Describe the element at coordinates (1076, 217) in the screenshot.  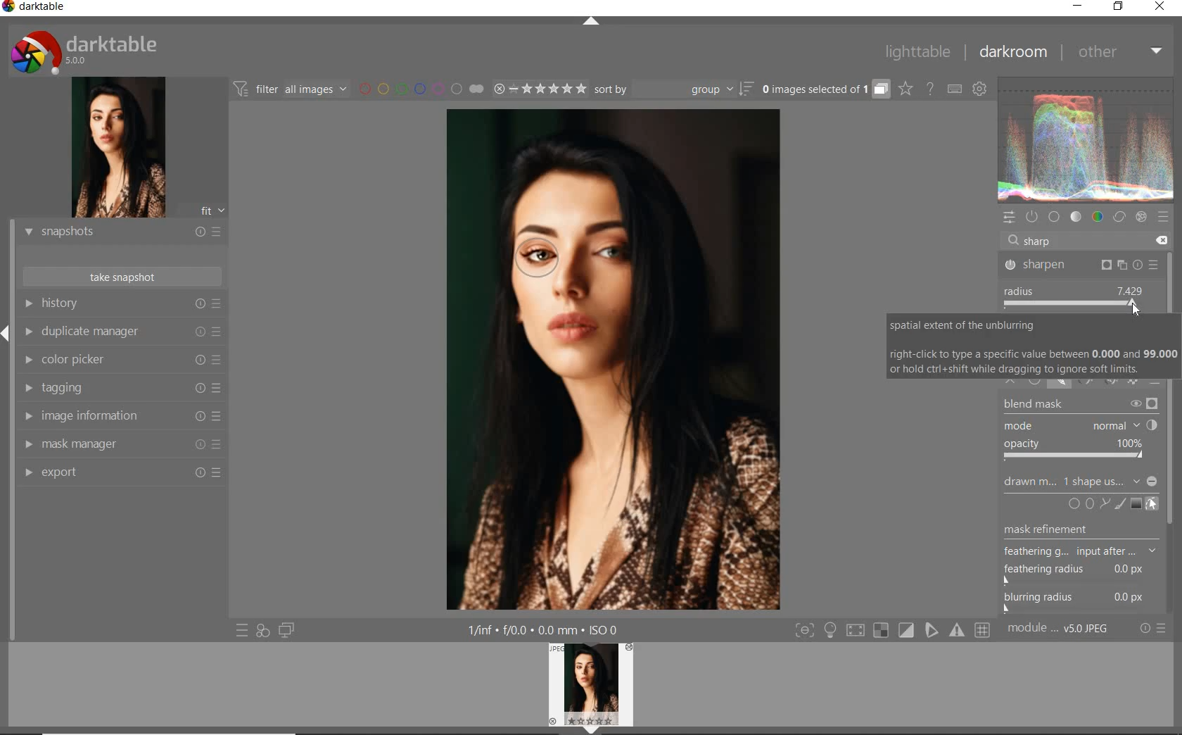
I see `tone` at that location.